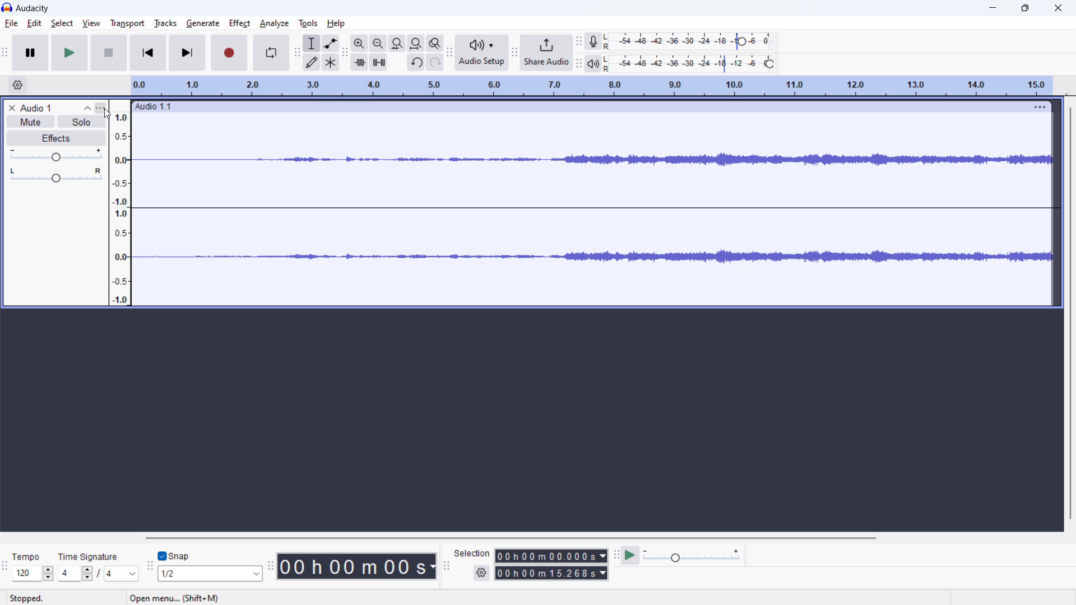 The height and width of the screenshot is (605, 1076). What do you see at coordinates (1038, 106) in the screenshot?
I see `view menu` at bounding box center [1038, 106].